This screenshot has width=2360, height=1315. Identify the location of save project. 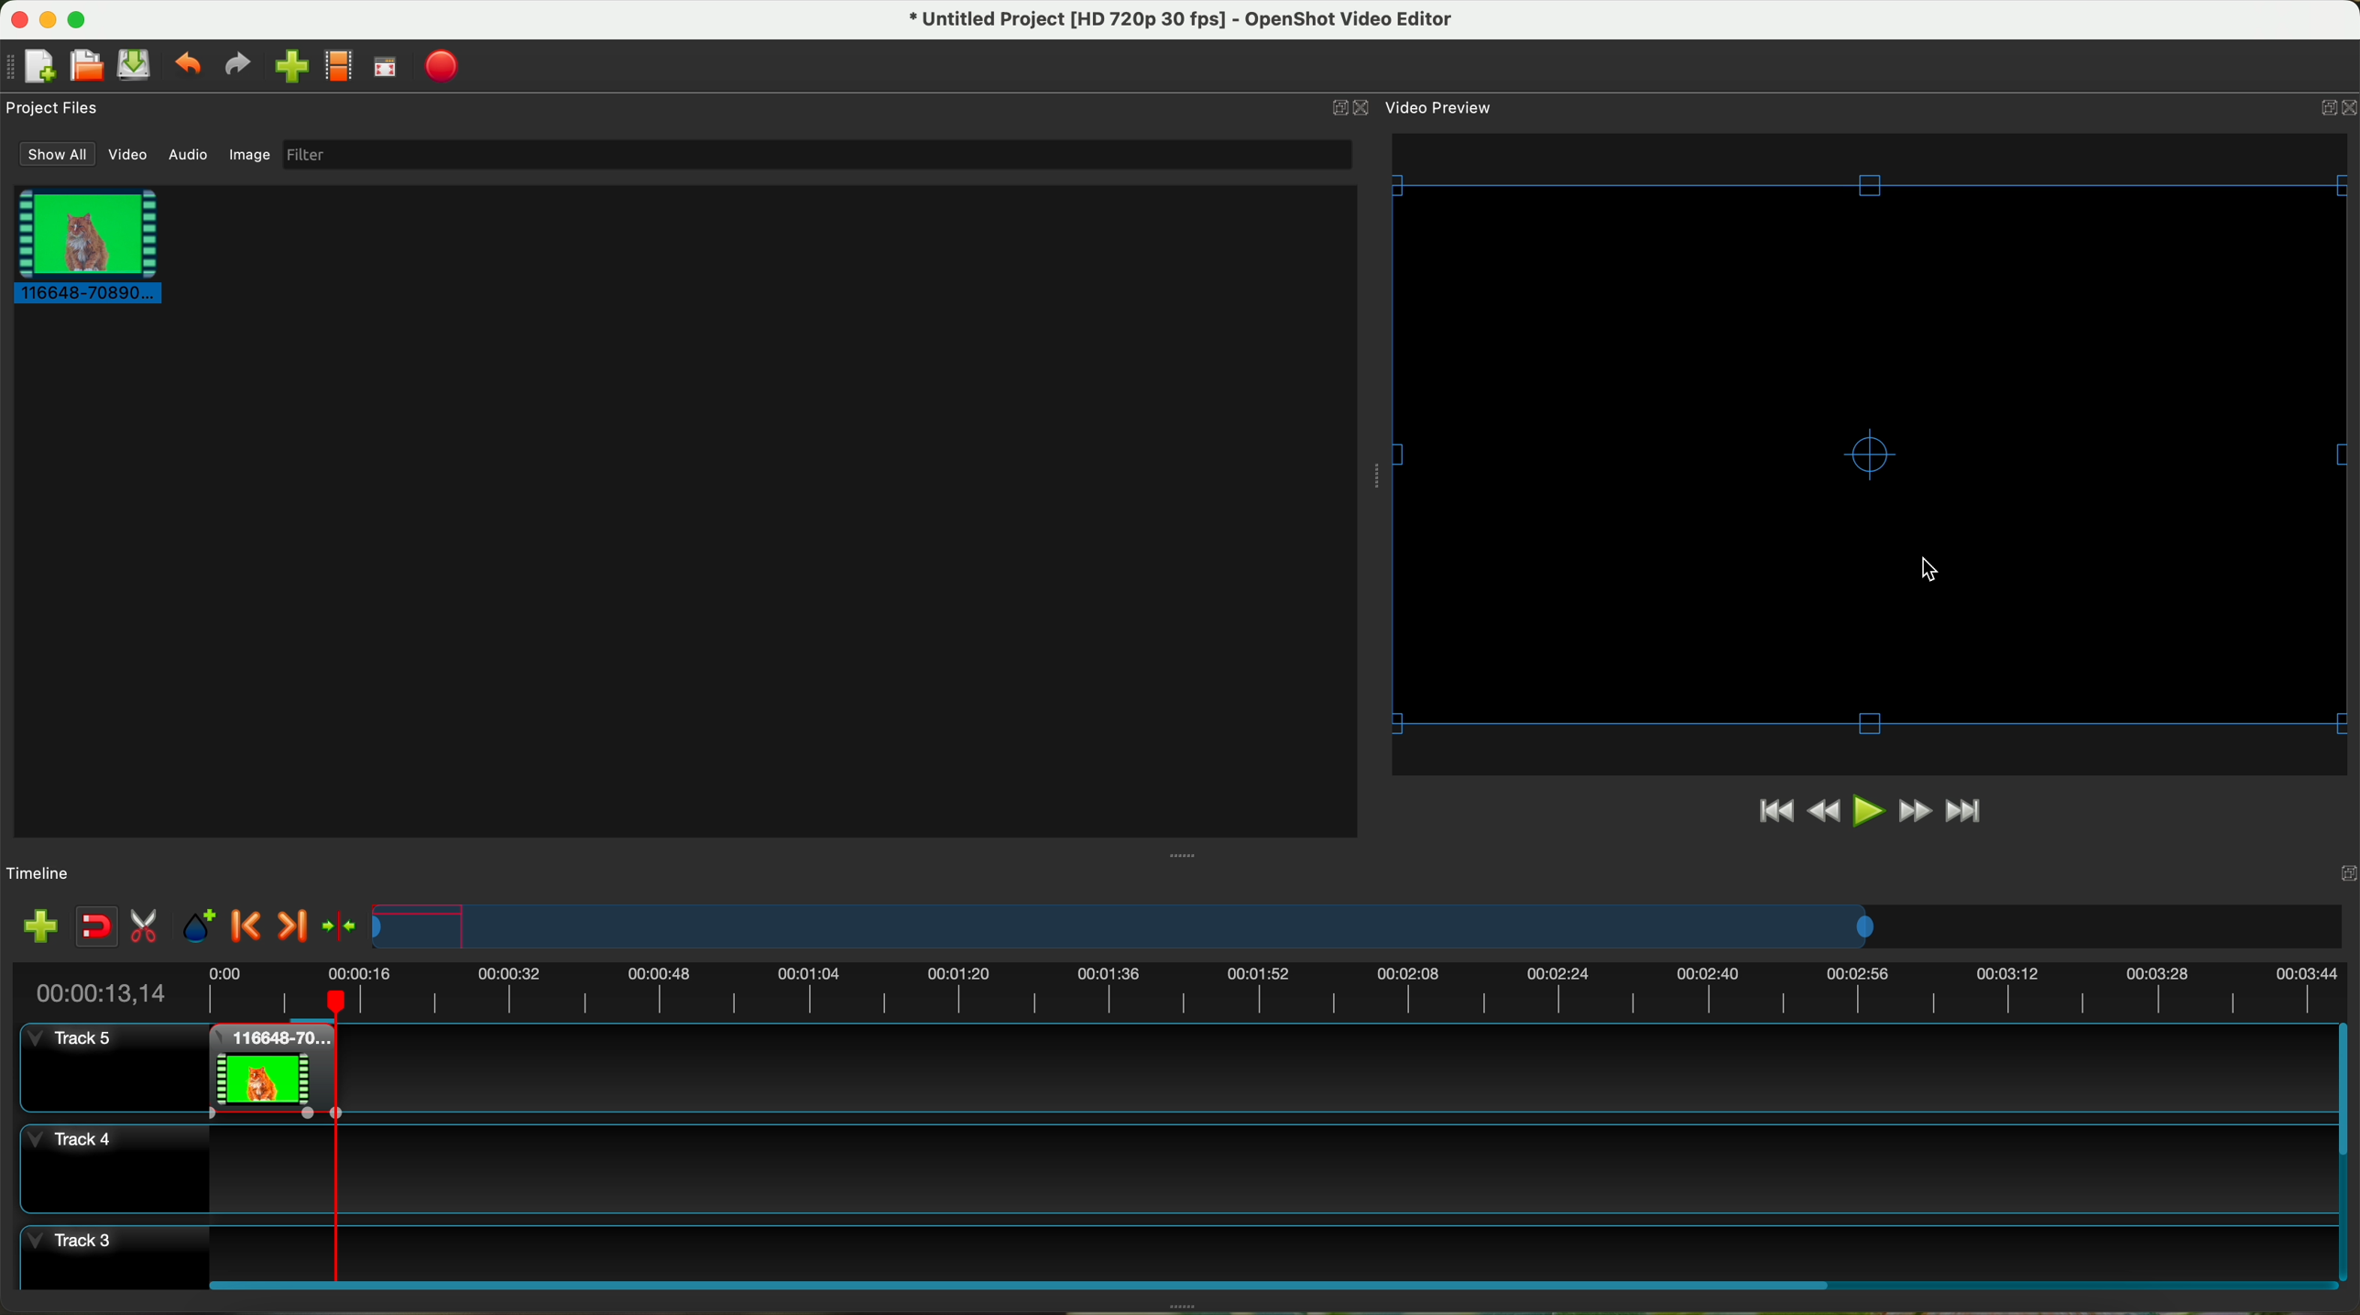
(136, 65).